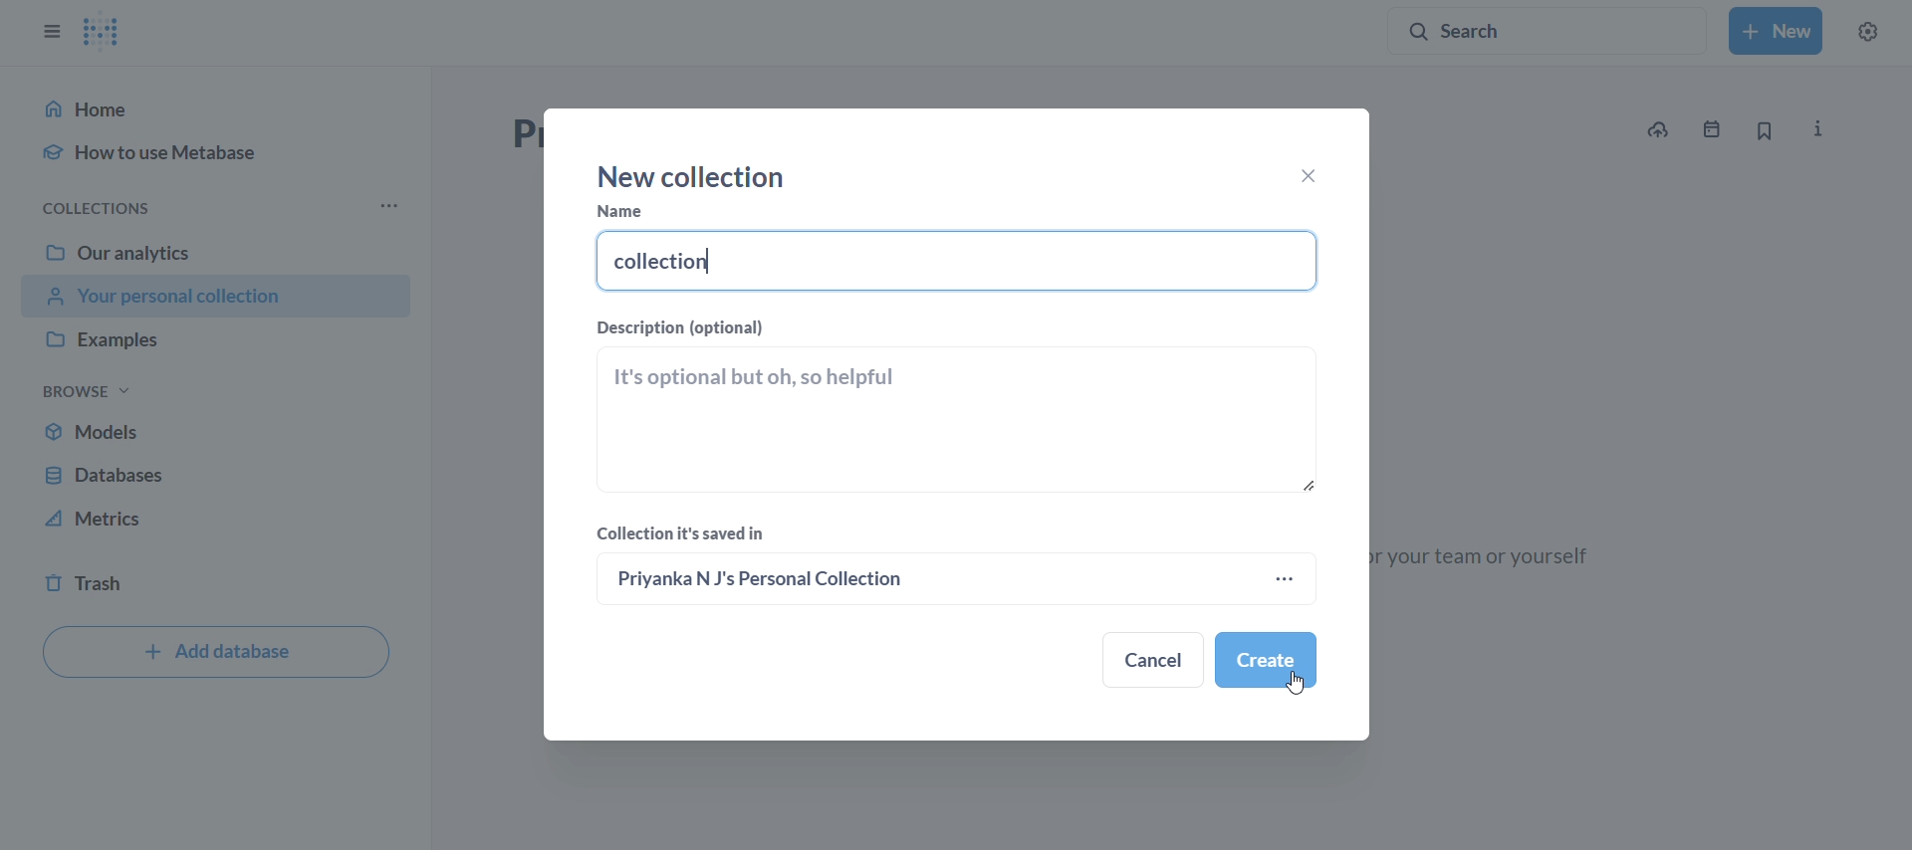  What do you see at coordinates (694, 177) in the screenshot?
I see `new collection` at bounding box center [694, 177].